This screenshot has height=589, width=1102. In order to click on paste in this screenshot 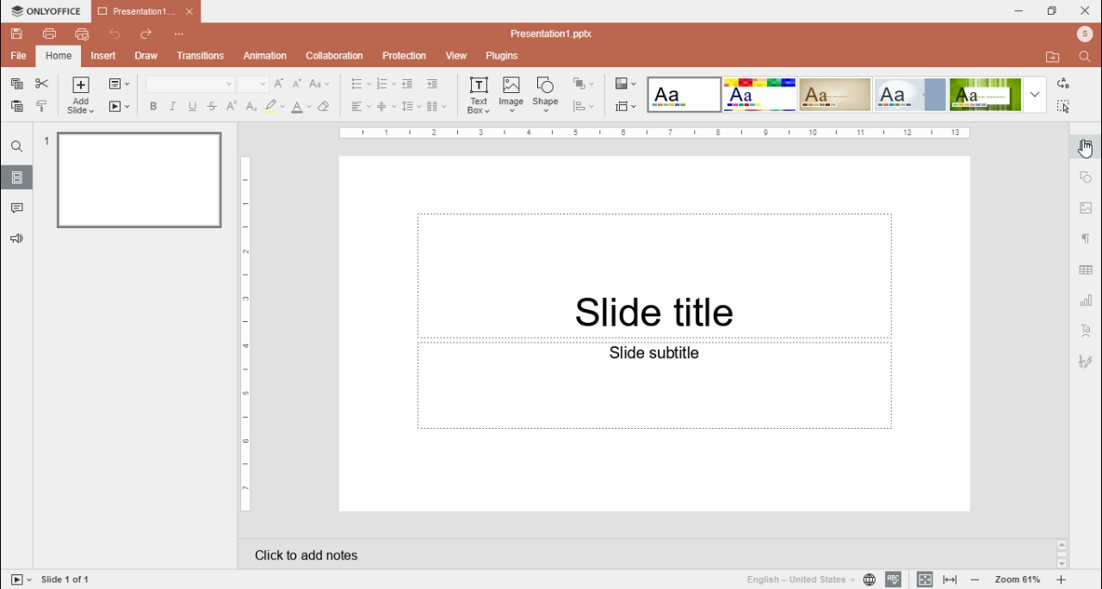, I will do `click(16, 106)`.